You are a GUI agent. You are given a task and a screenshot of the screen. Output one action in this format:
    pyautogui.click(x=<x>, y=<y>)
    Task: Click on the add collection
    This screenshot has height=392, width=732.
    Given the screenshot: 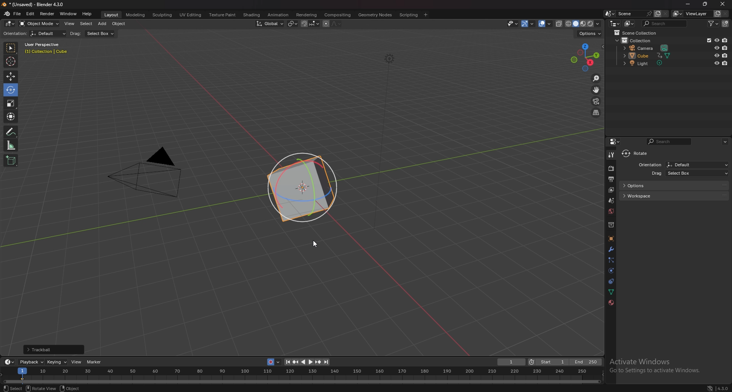 What is the action you would take?
    pyautogui.click(x=725, y=24)
    